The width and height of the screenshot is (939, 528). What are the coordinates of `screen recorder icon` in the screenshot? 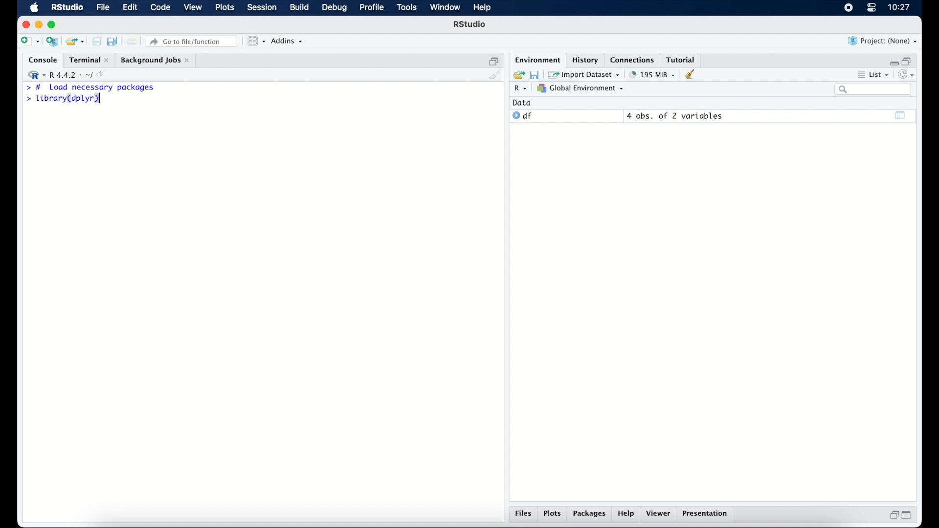 It's located at (848, 8).